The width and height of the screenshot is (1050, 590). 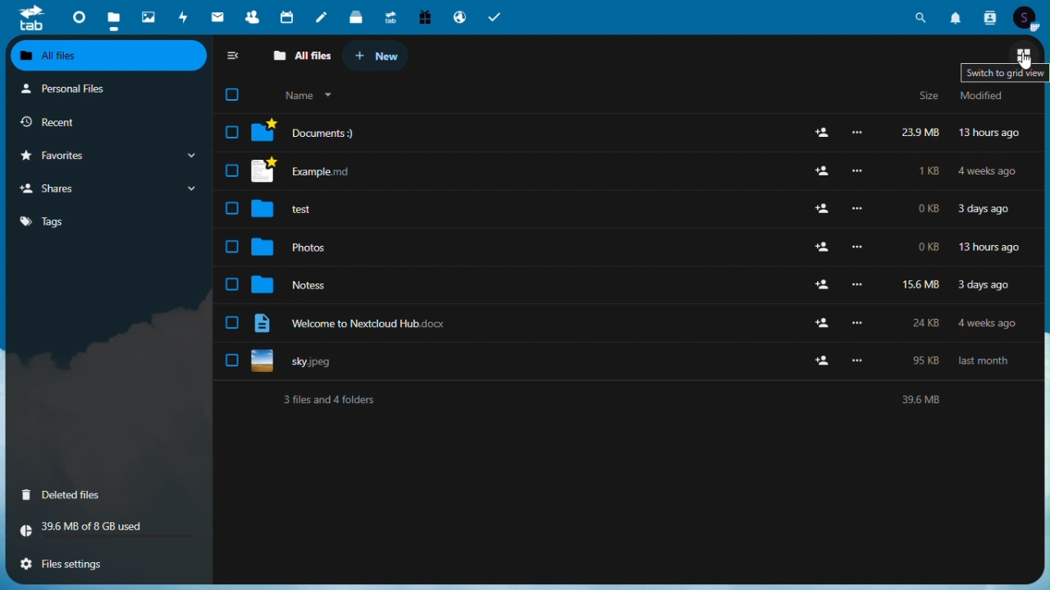 What do you see at coordinates (919, 134) in the screenshot?
I see `23.9 mb` at bounding box center [919, 134].